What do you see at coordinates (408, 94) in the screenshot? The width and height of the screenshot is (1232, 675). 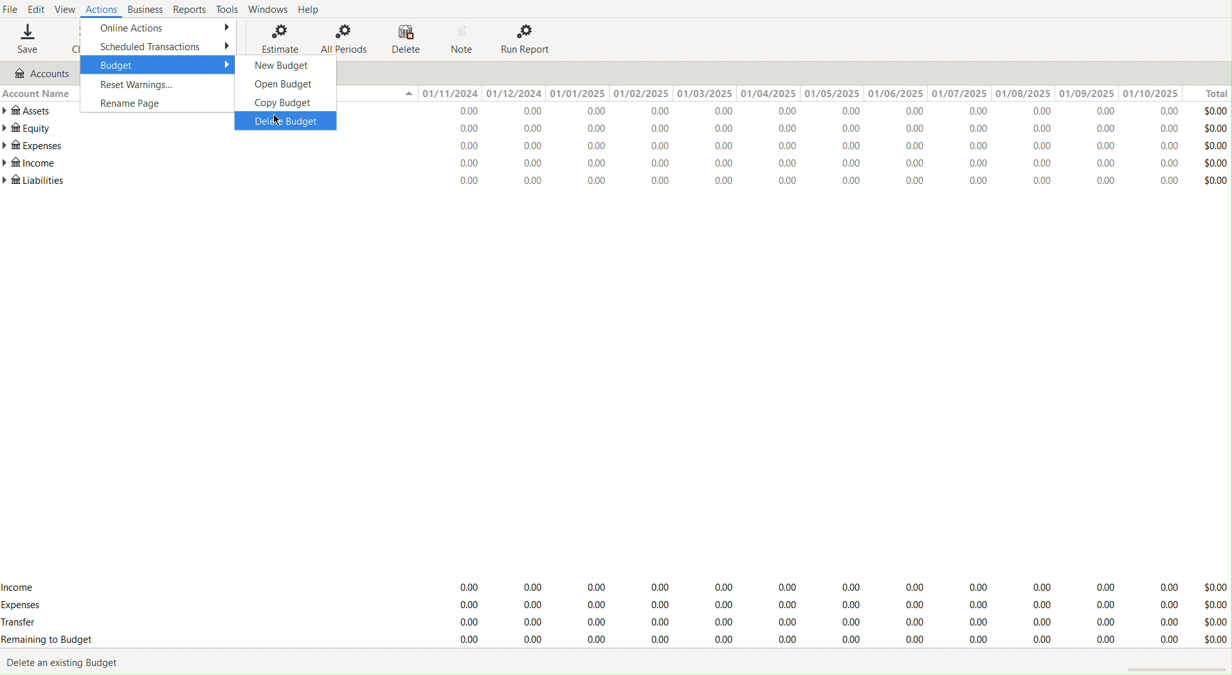 I see `Collapse or expand` at bounding box center [408, 94].